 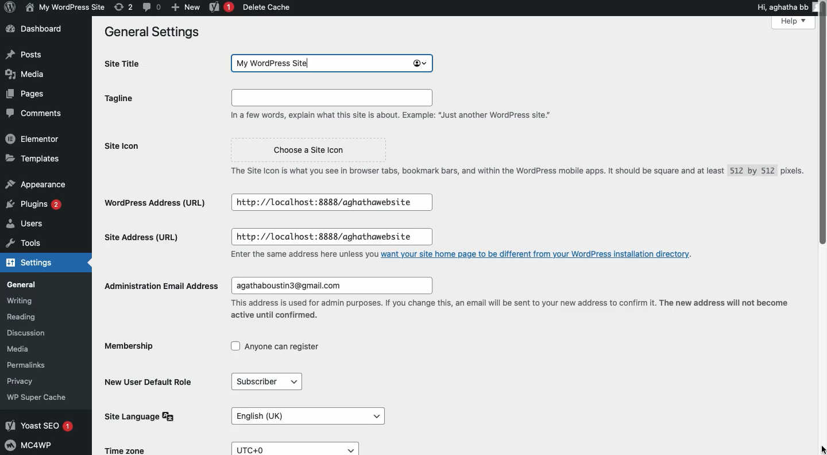 I want to click on My wordpress site, so click(x=64, y=8).